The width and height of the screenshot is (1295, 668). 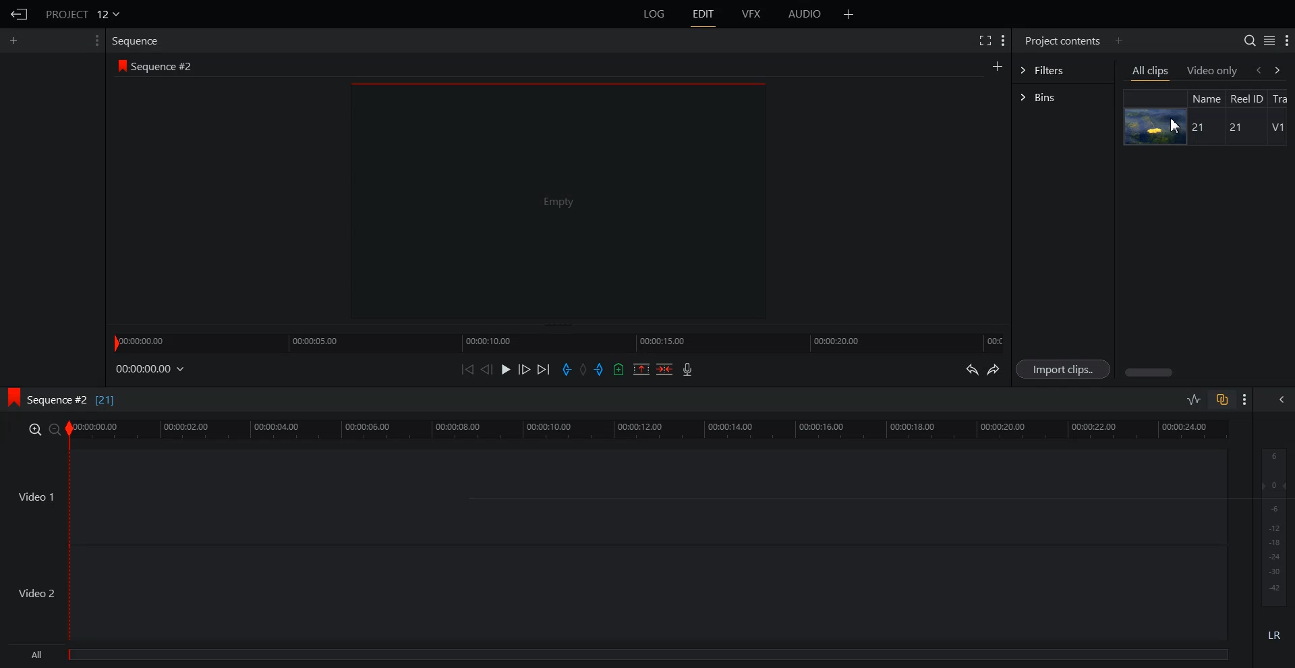 What do you see at coordinates (1118, 41) in the screenshot?
I see `Add Panel` at bounding box center [1118, 41].